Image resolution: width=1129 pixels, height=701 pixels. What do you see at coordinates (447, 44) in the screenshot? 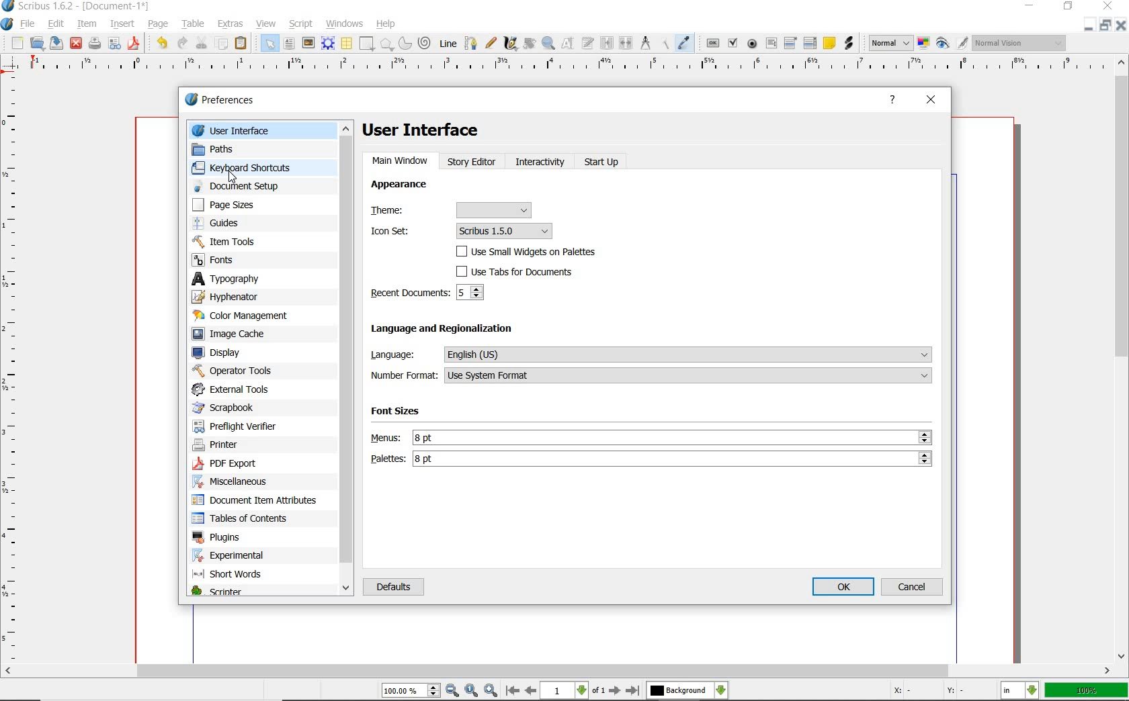
I see `line` at bounding box center [447, 44].